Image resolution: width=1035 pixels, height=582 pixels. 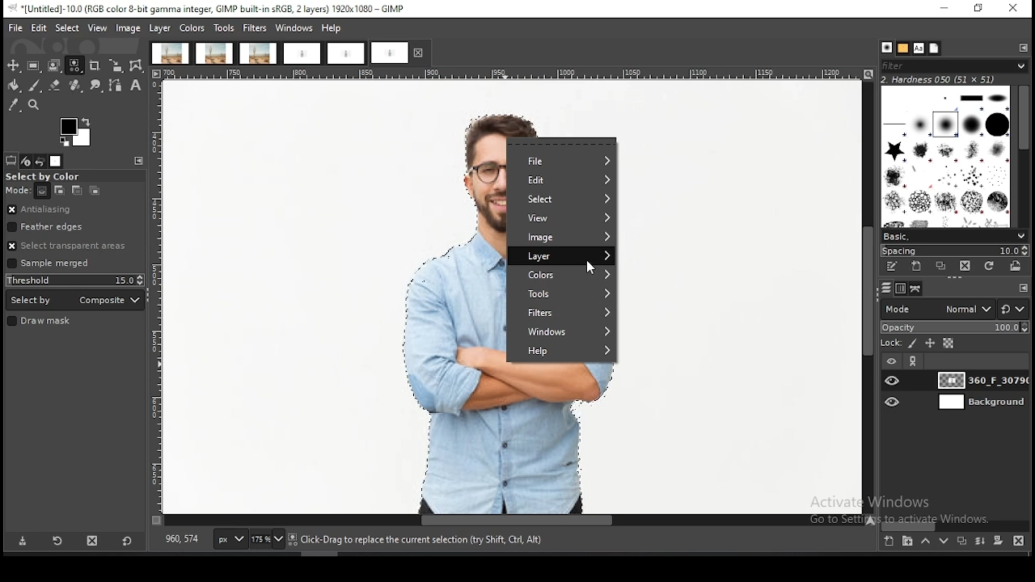 What do you see at coordinates (561, 352) in the screenshot?
I see `help` at bounding box center [561, 352].